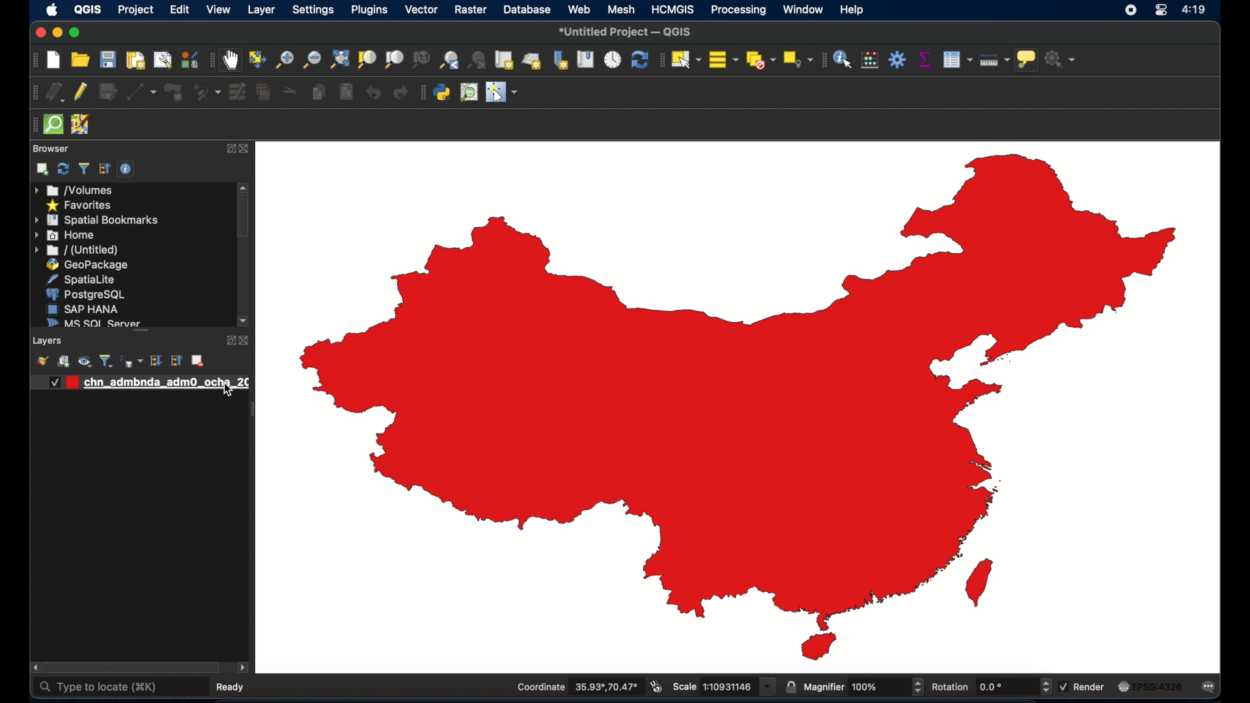 This screenshot has width=1250, height=703. Describe the element at coordinates (993, 59) in the screenshot. I see `measure line` at that location.